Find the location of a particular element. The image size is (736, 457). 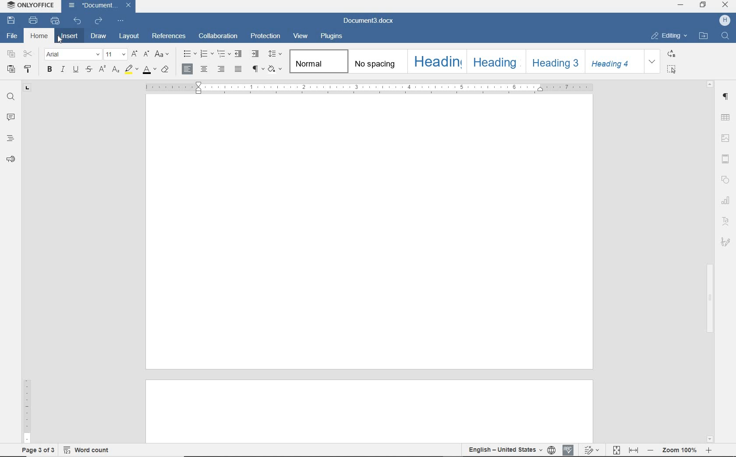

PLUGINS is located at coordinates (332, 36).